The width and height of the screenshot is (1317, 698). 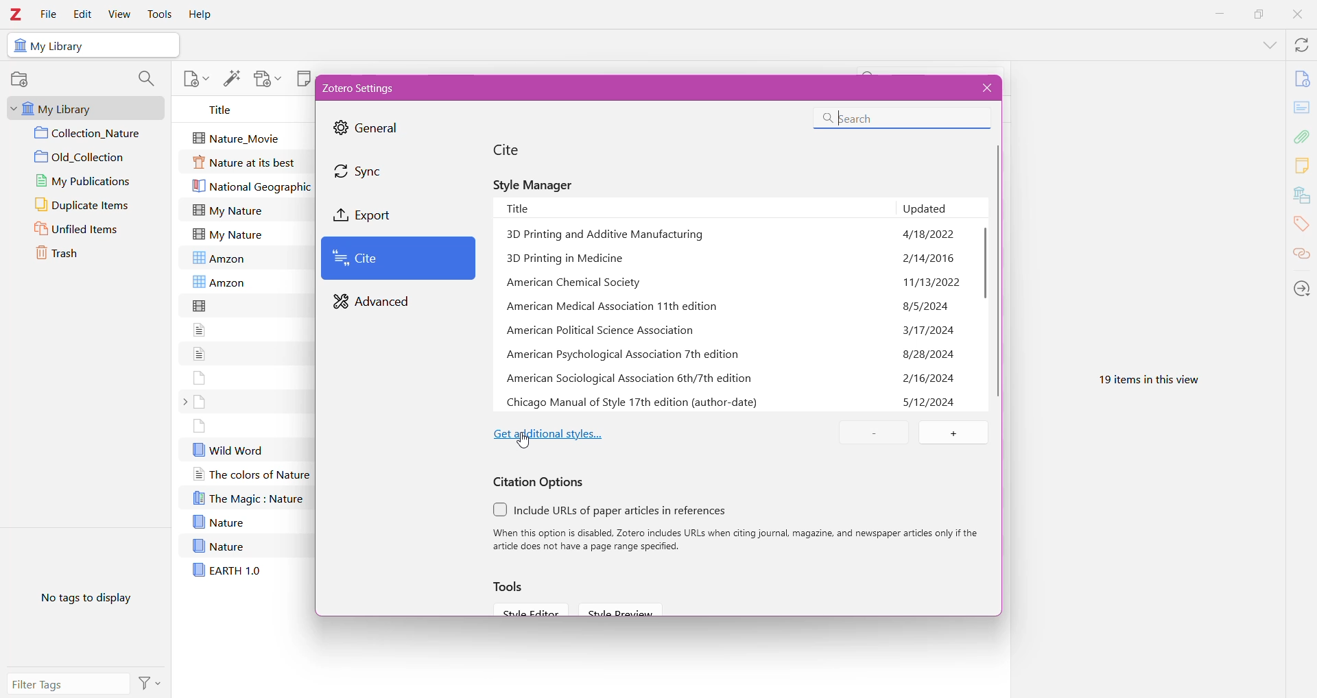 I want to click on No tags to display, so click(x=82, y=601).